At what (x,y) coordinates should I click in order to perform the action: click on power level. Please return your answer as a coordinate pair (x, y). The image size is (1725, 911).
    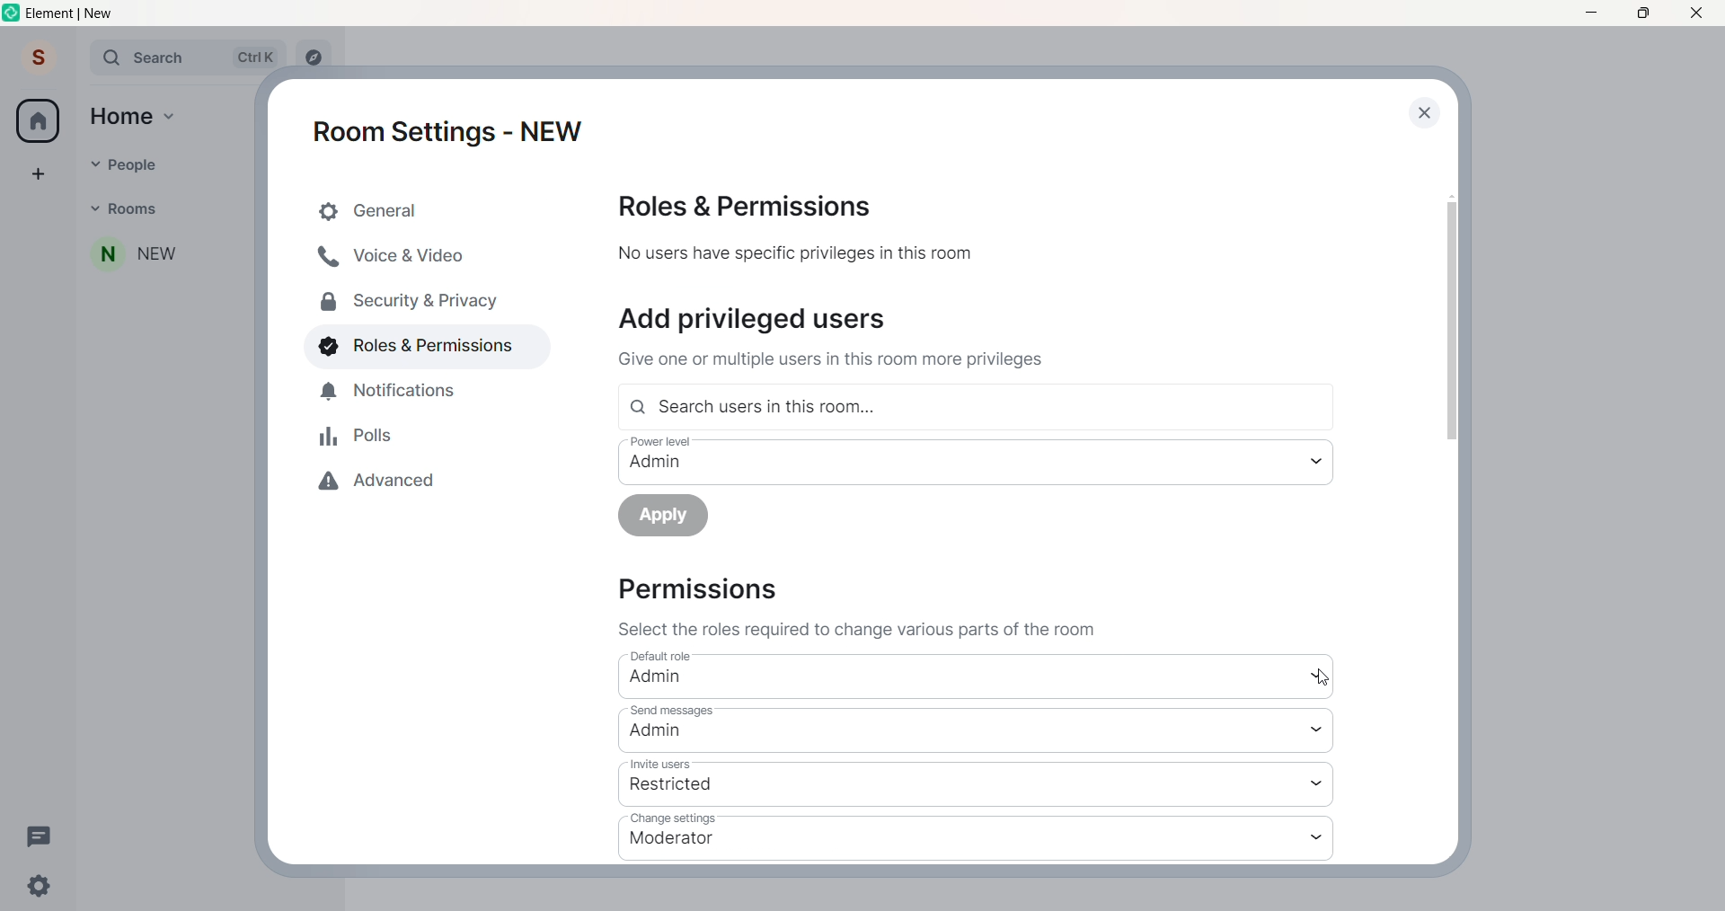
    Looking at the image, I should click on (942, 460).